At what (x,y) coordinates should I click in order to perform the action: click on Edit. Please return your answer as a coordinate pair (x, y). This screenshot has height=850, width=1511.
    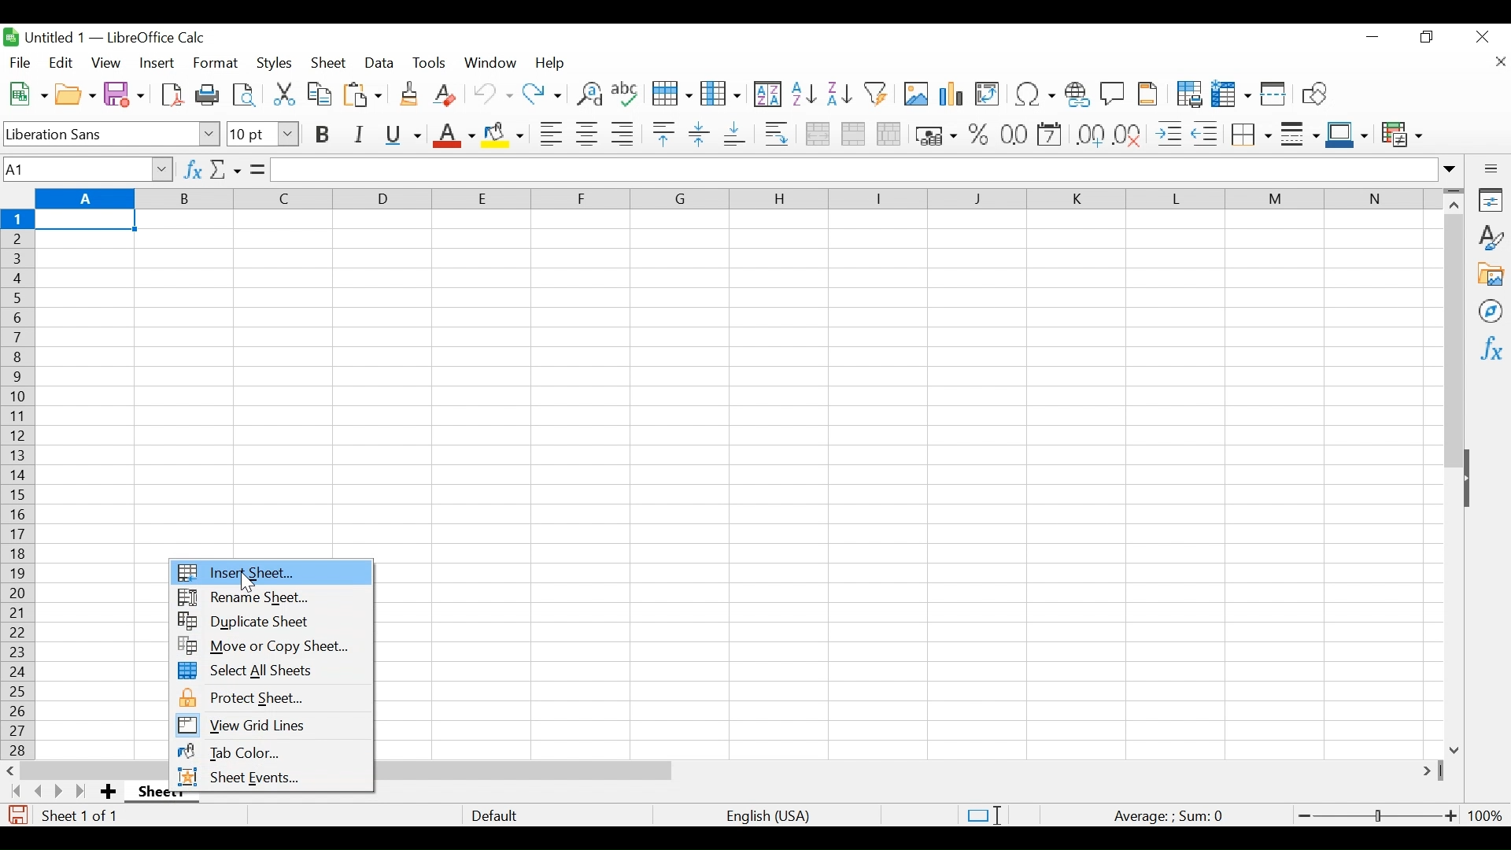
    Looking at the image, I should click on (61, 62).